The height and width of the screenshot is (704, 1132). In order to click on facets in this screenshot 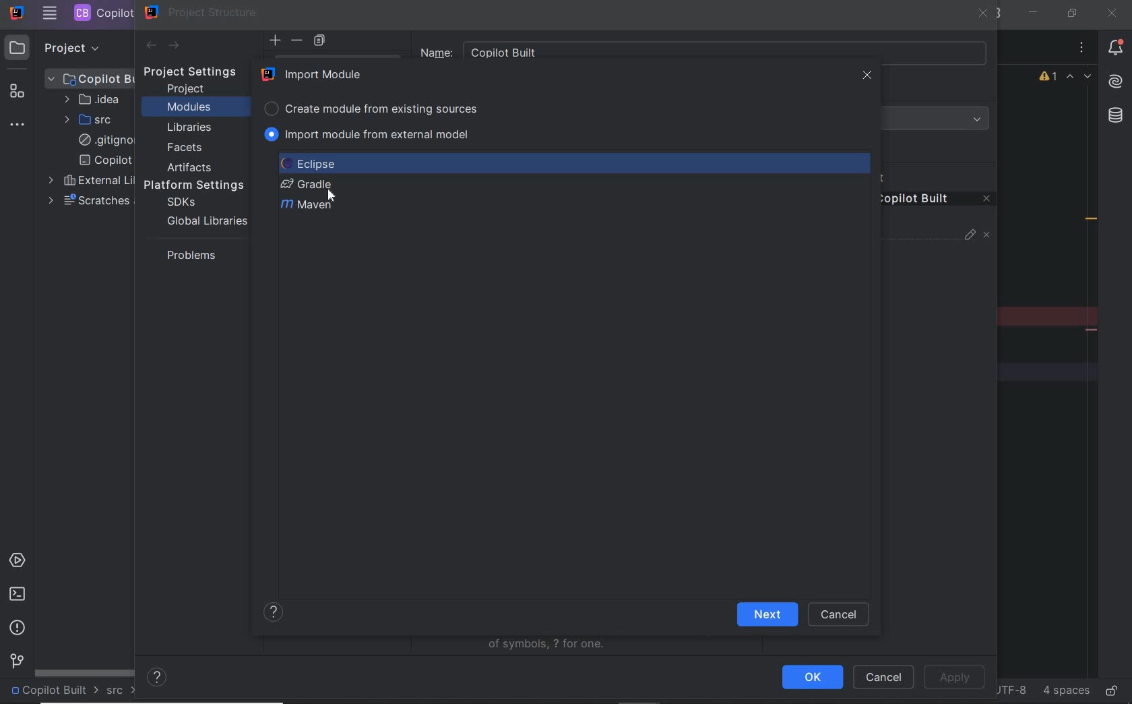, I will do `click(185, 148)`.